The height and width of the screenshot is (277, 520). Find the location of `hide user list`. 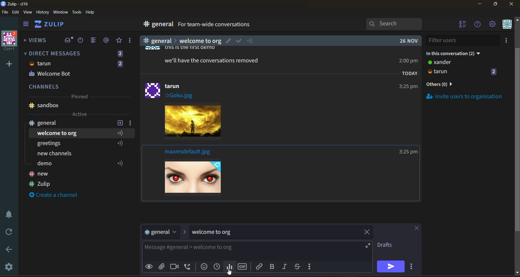

hide user list is located at coordinates (463, 25).